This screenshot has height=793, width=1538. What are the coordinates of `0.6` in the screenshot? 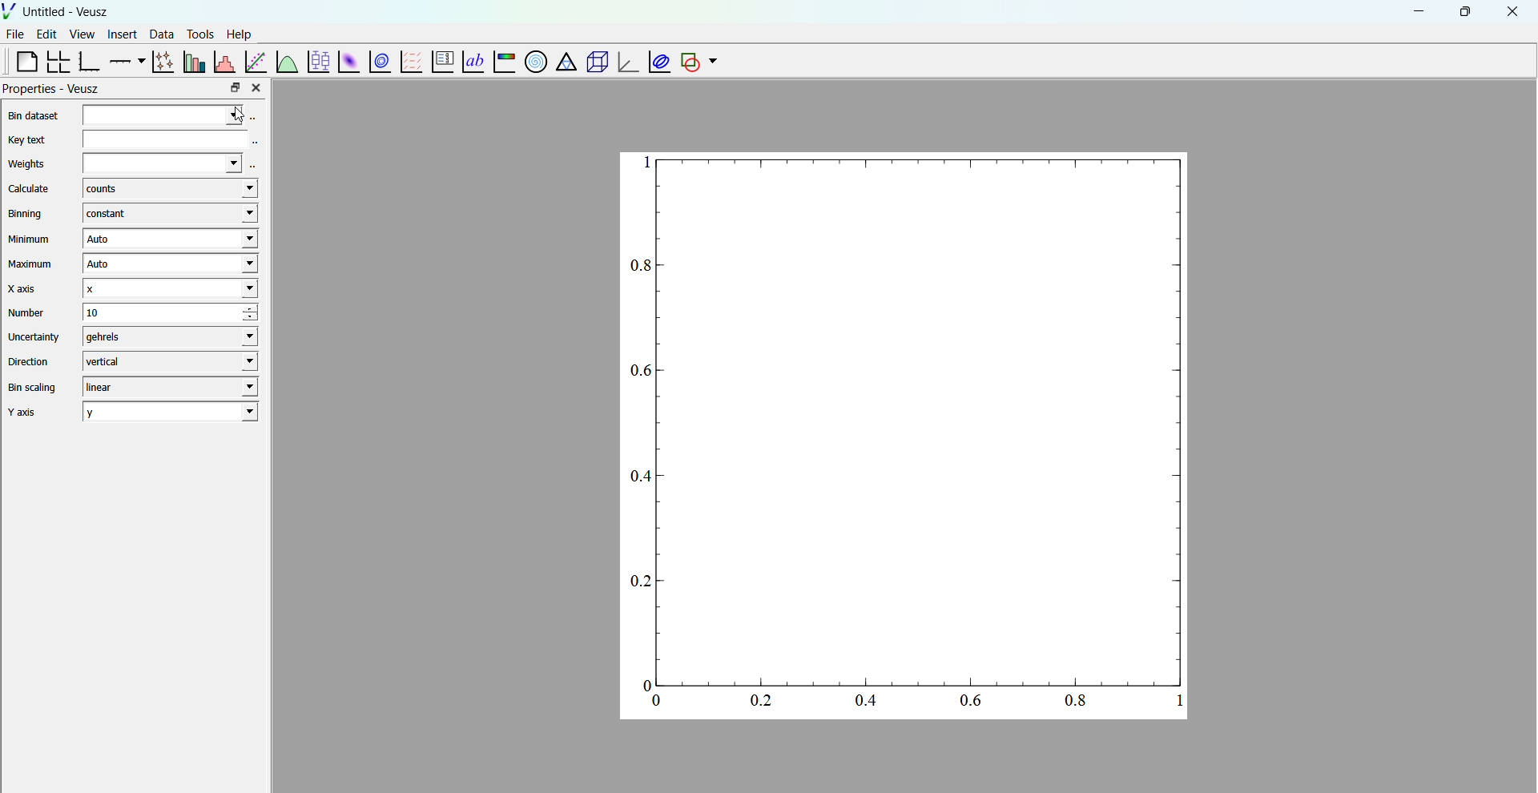 It's located at (970, 701).